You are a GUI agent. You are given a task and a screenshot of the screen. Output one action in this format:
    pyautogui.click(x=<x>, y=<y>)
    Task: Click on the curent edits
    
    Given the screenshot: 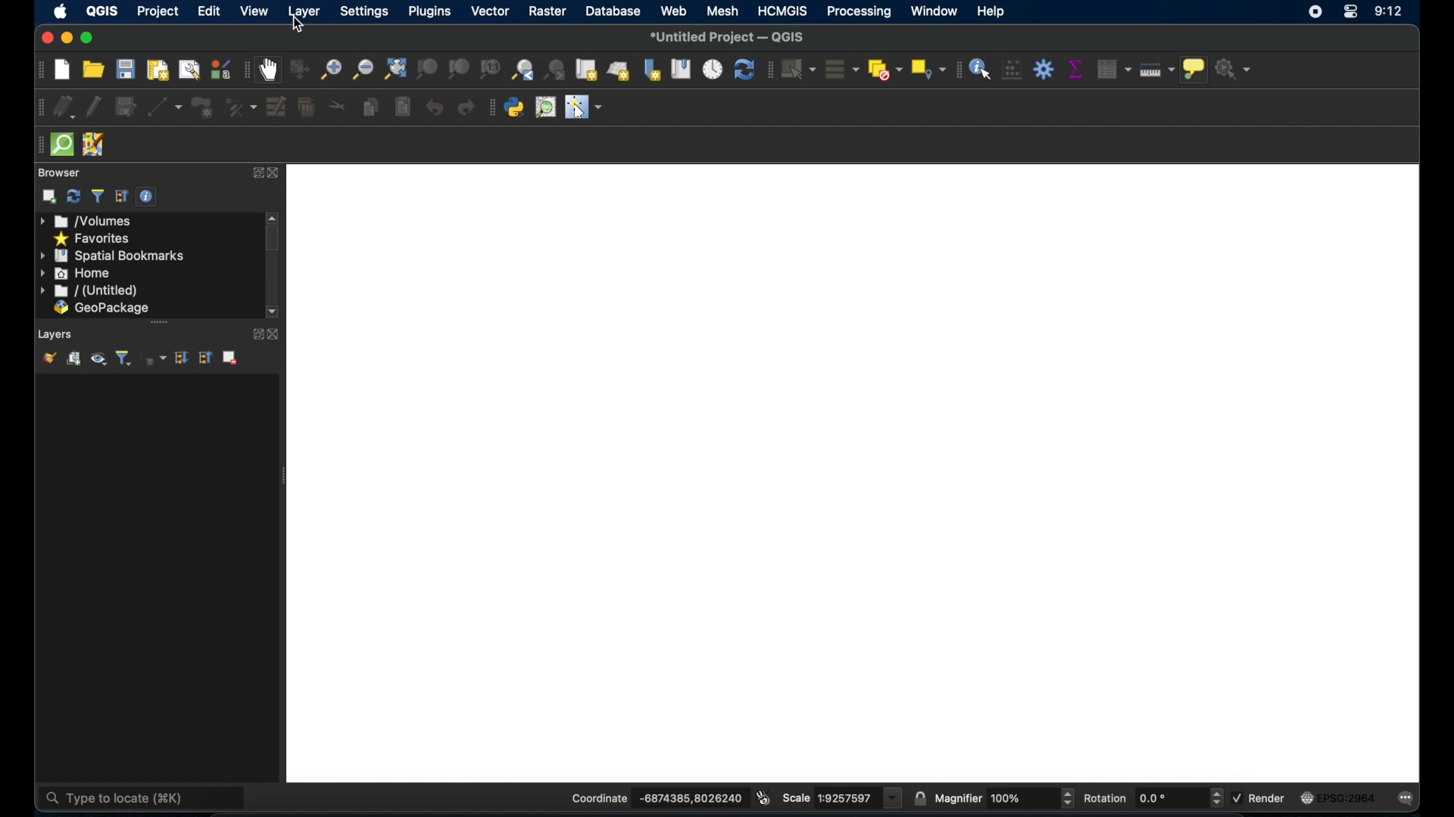 What is the action you would take?
    pyautogui.click(x=65, y=107)
    